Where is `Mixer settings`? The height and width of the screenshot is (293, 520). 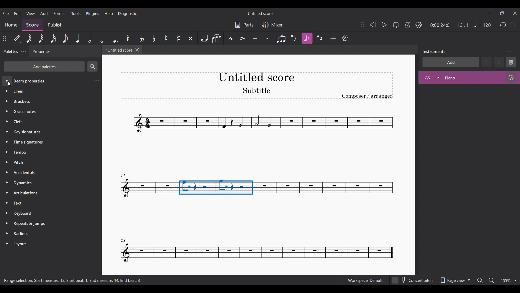 Mixer settings is located at coordinates (273, 25).